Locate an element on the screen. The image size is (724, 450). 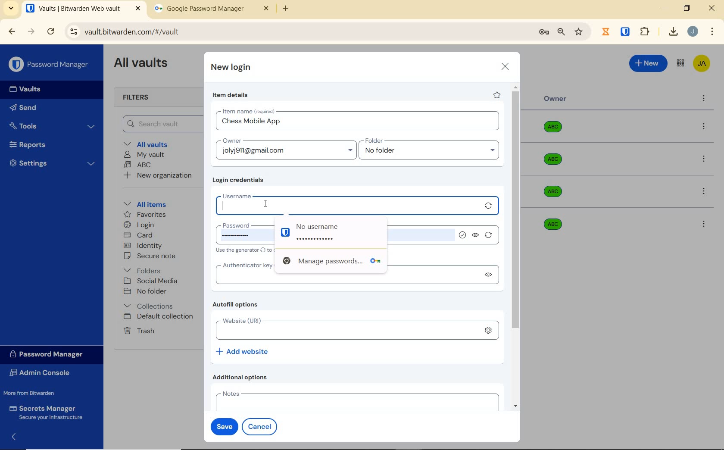
All Vaults is located at coordinates (143, 64).